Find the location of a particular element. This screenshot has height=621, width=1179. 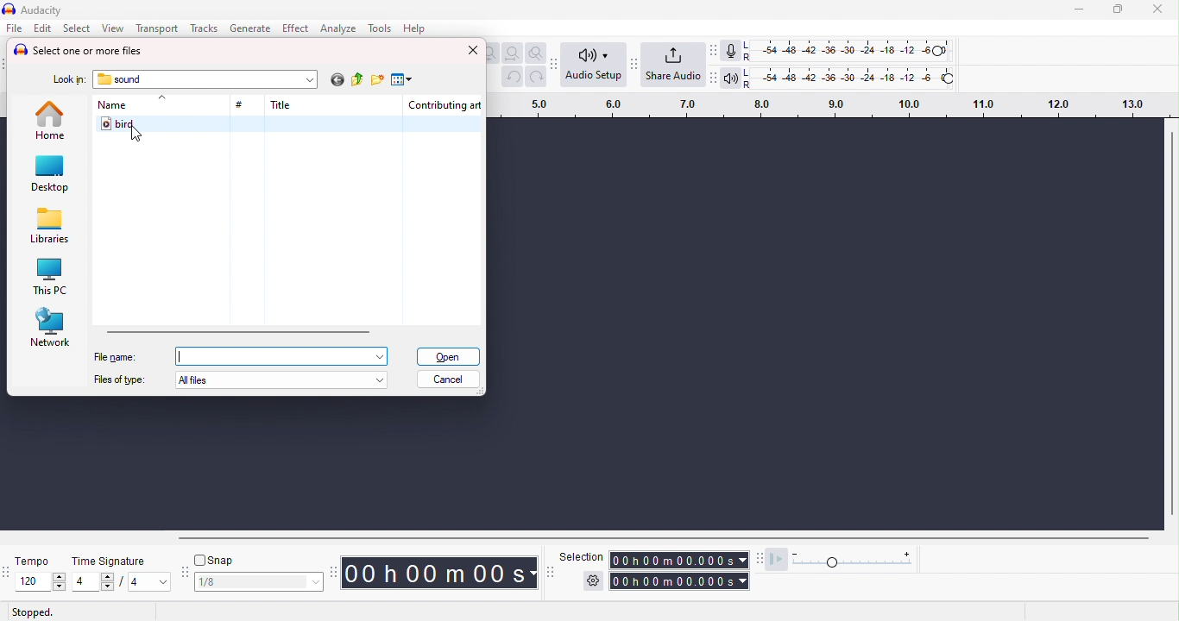

select is located at coordinates (79, 28).